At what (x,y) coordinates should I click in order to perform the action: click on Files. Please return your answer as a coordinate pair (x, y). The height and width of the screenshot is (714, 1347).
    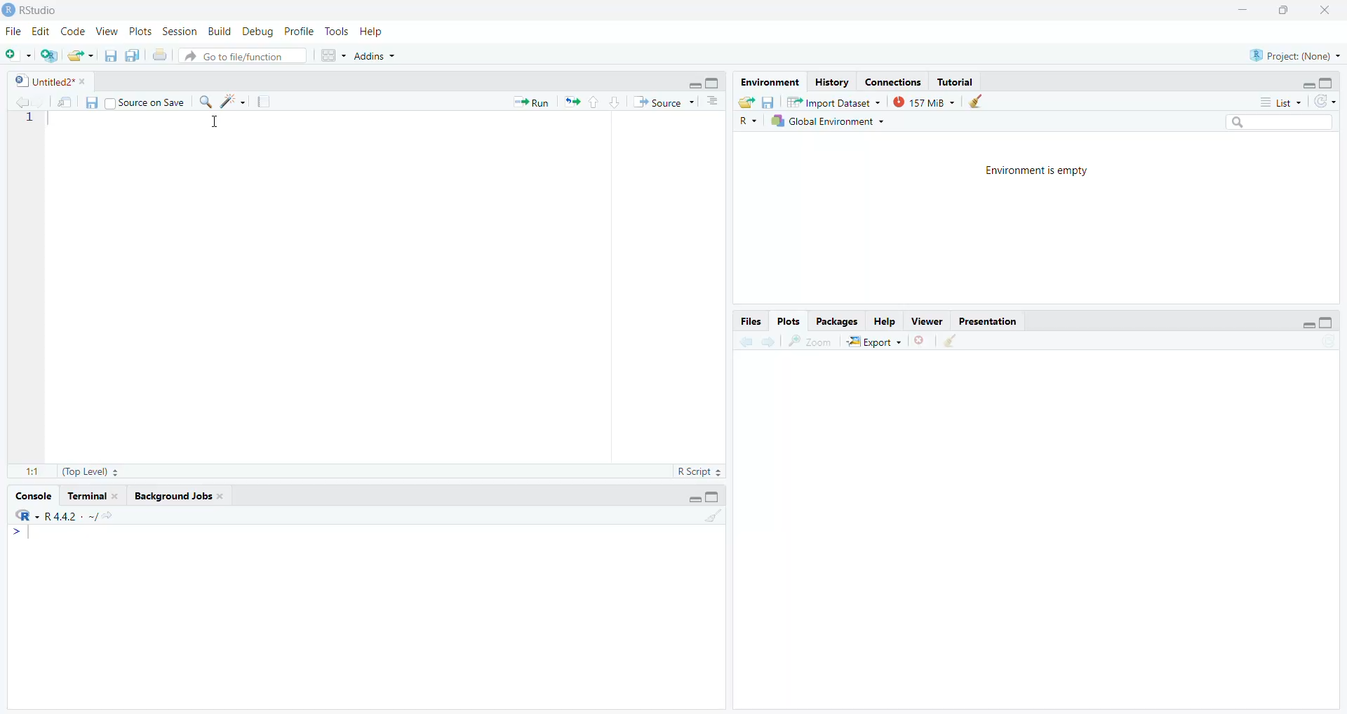
    Looking at the image, I should click on (751, 321).